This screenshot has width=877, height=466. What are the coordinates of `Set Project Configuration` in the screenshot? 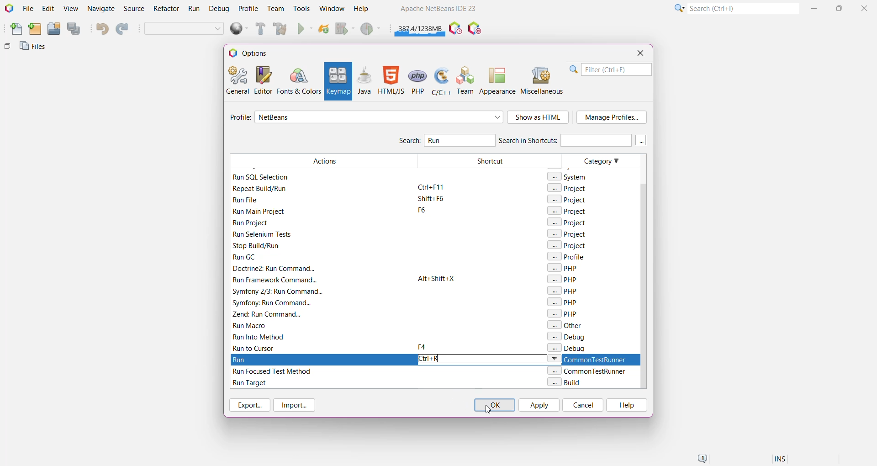 It's located at (185, 29).